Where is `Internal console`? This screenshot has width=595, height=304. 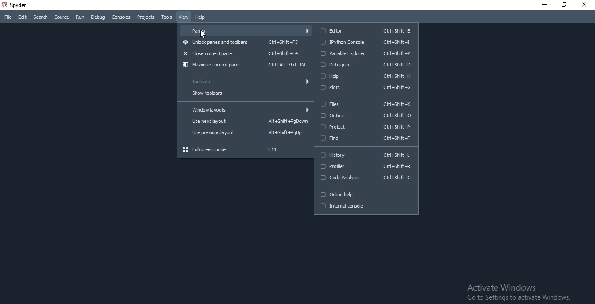 Internal console is located at coordinates (366, 208).